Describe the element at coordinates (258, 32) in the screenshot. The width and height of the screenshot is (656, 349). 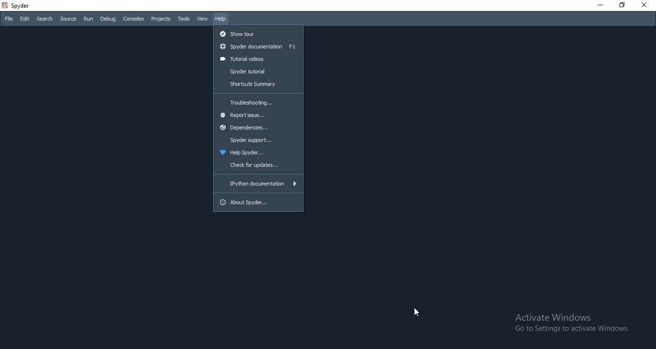
I see `show tour` at that location.